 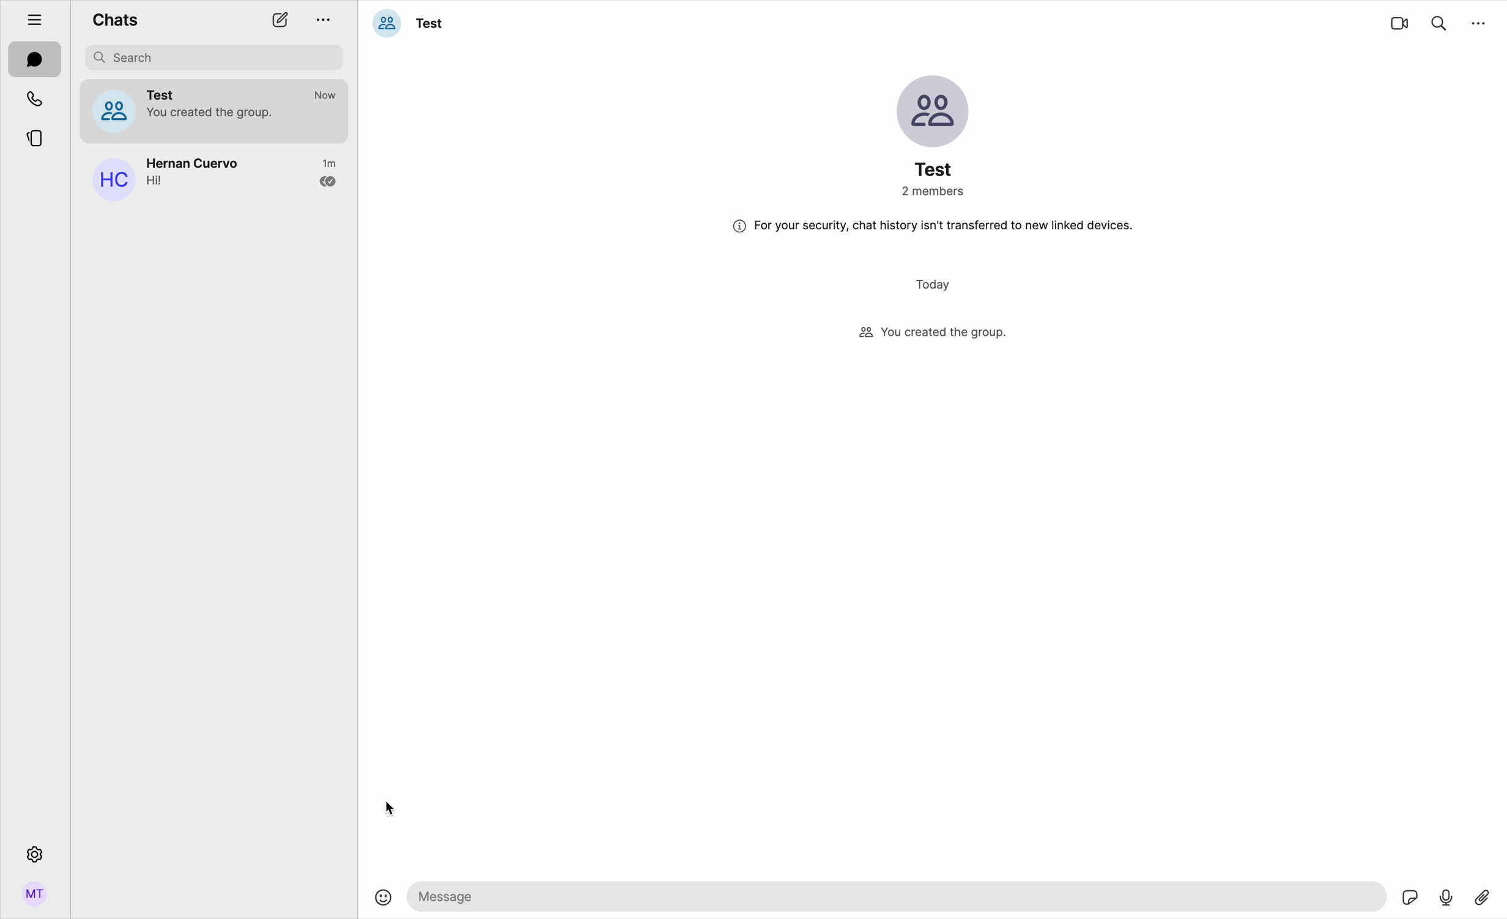 I want to click on create options, so click(x=283, y=20).